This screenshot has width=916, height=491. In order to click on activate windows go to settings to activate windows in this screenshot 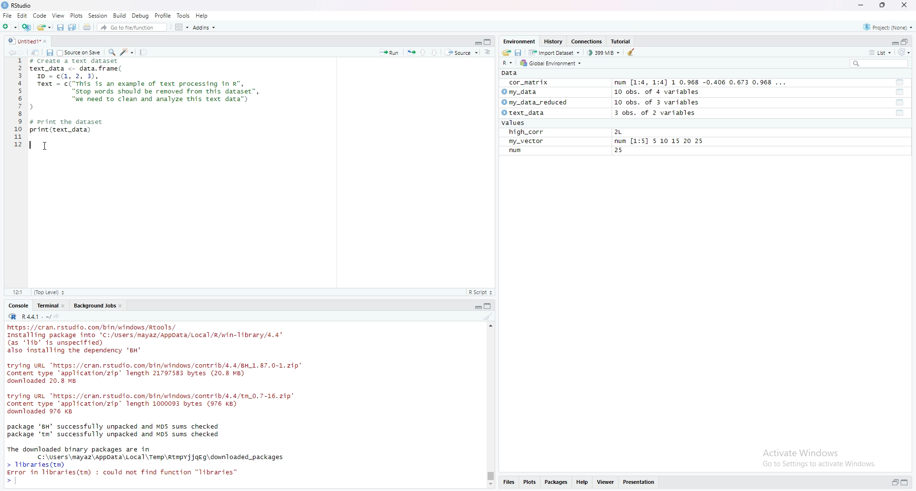, I will do `click(815, 457)`.